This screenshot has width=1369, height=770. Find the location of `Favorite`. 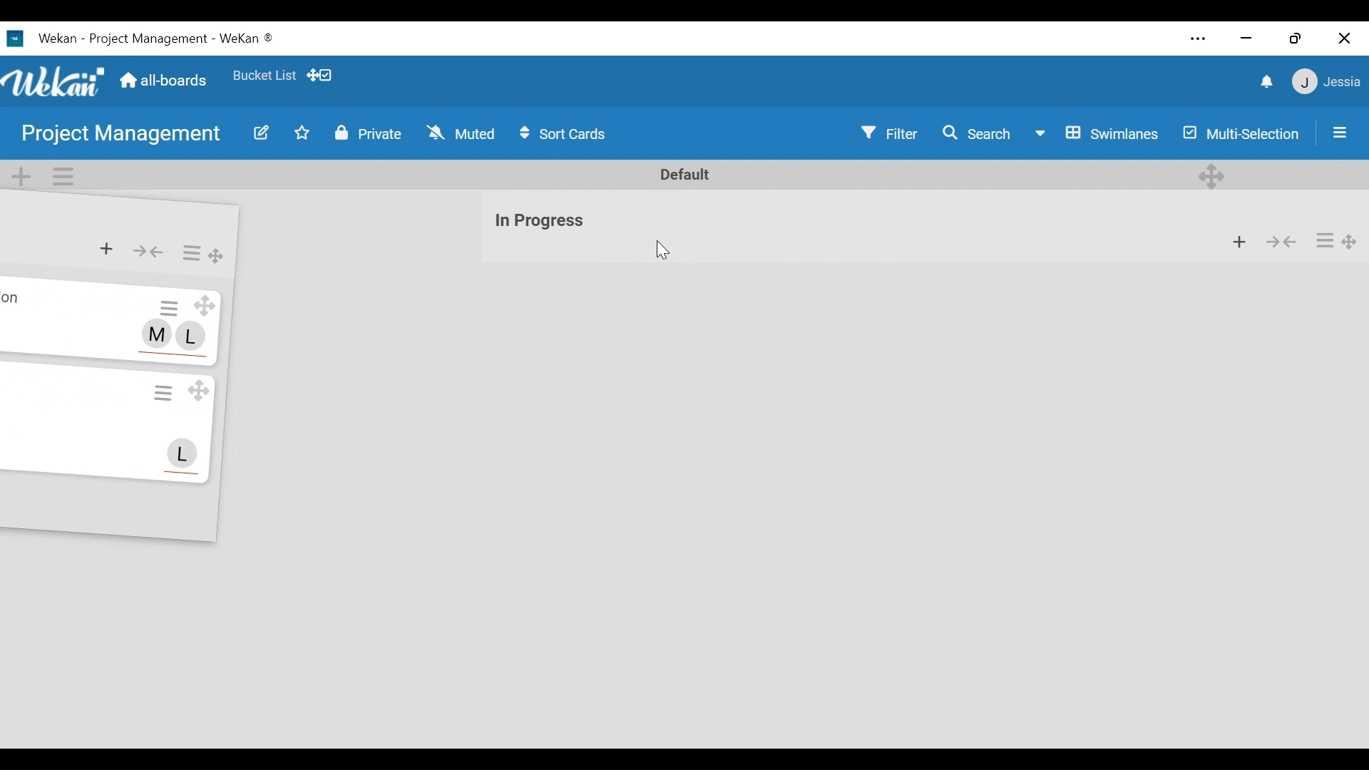

Favorite is located at coordinates (263, 76).